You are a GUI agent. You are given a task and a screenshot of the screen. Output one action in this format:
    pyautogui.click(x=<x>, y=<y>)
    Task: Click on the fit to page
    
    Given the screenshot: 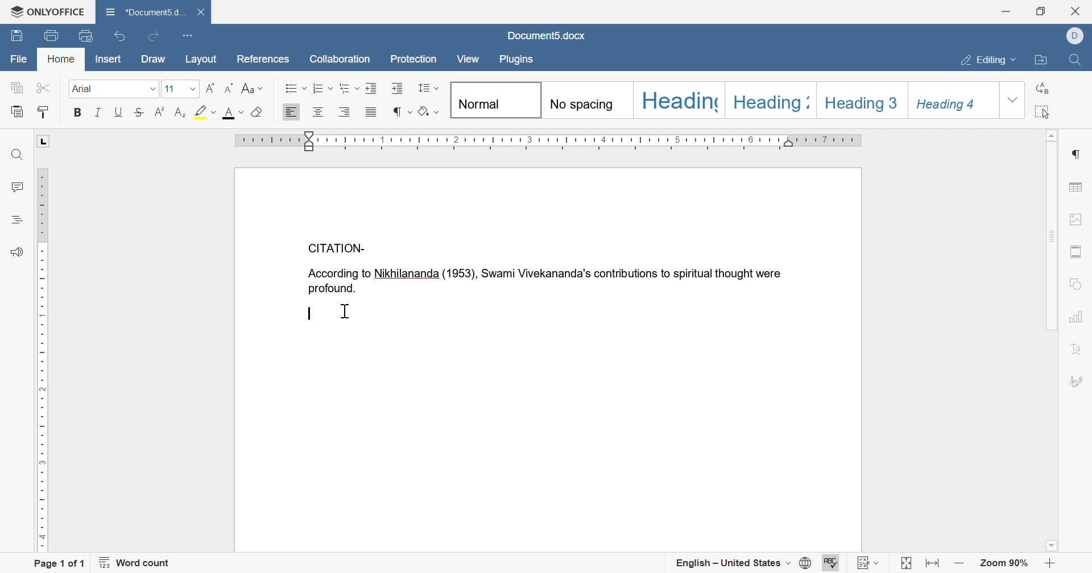 What is the action you would take?
    pyautogui.click(x=907, y=563)
    